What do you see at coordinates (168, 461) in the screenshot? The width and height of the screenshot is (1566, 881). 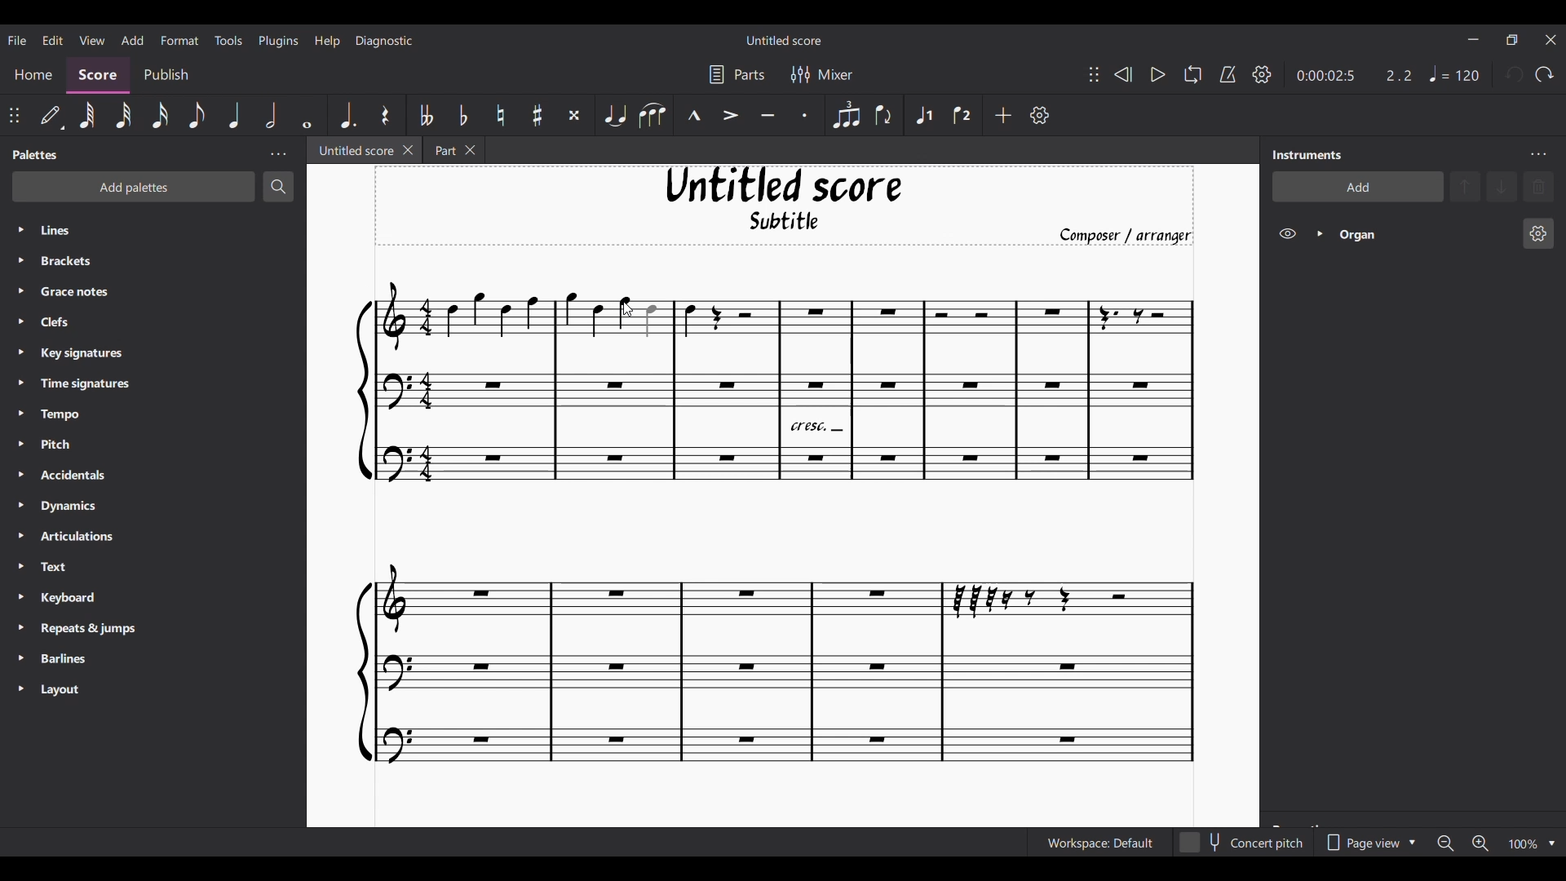 I see `List of Palettes` at bounding box center [168, 461].